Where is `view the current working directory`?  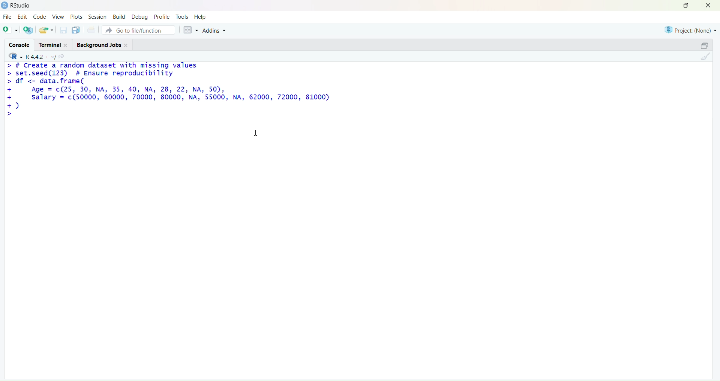 view the current working directory is located at coordinates (62, 56).